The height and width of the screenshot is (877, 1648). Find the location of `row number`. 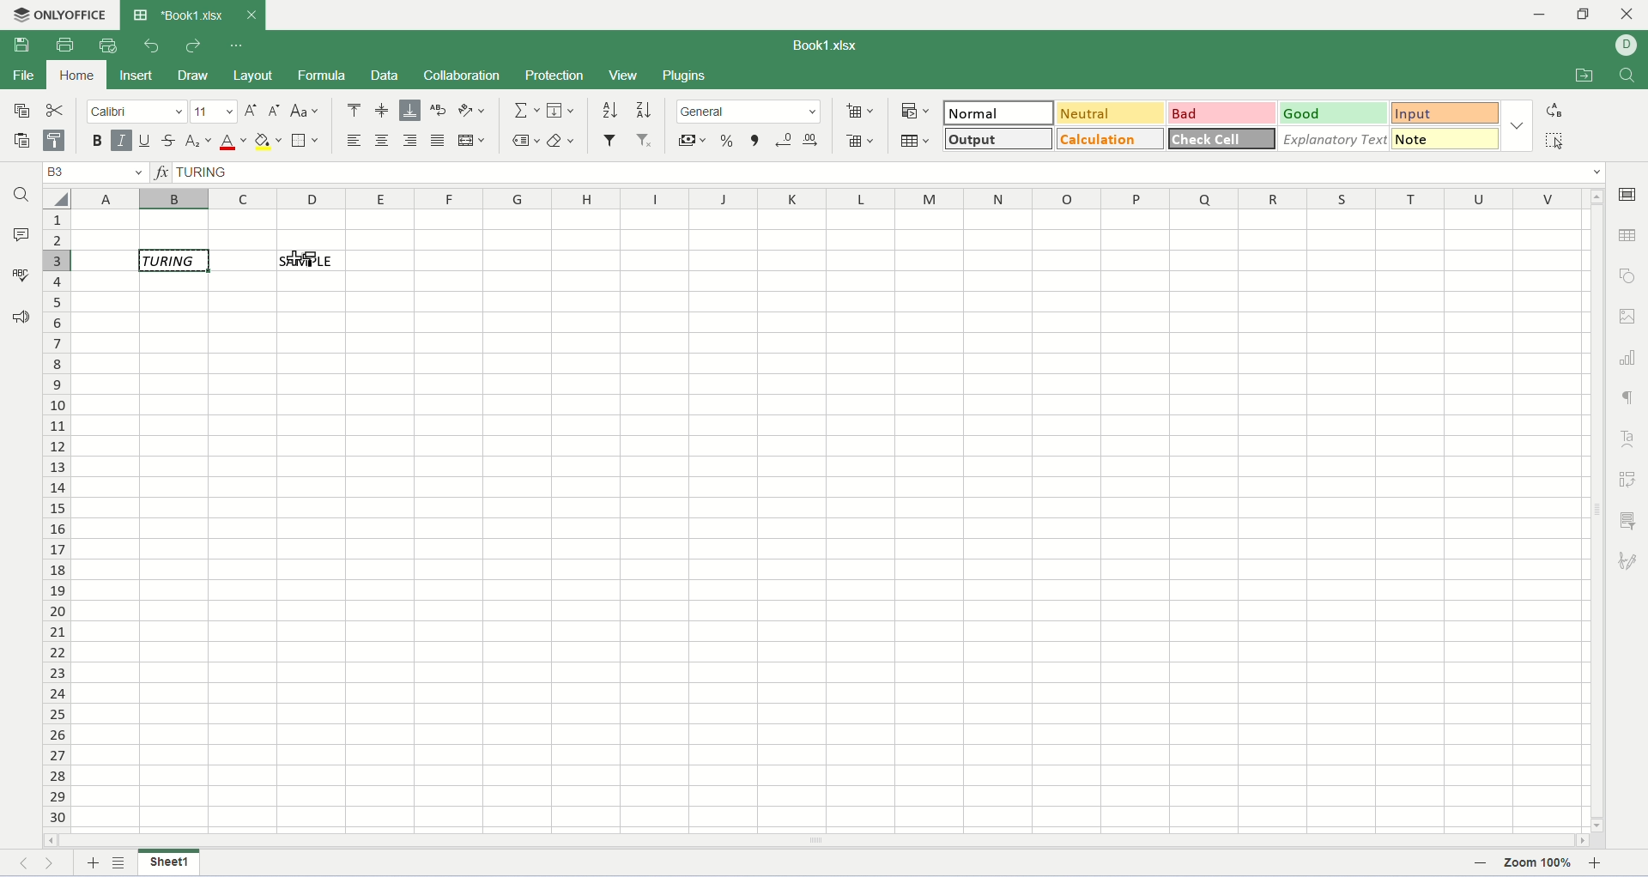

row number is located at coordinates (58, 521).